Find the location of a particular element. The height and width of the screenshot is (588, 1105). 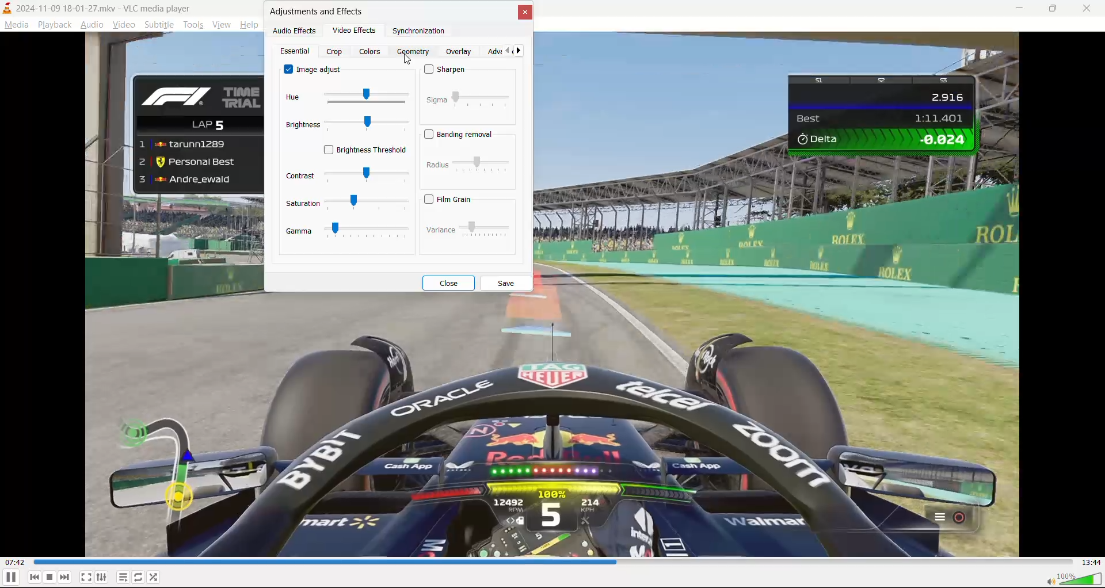

cursor is located at coordinates (410, 60).